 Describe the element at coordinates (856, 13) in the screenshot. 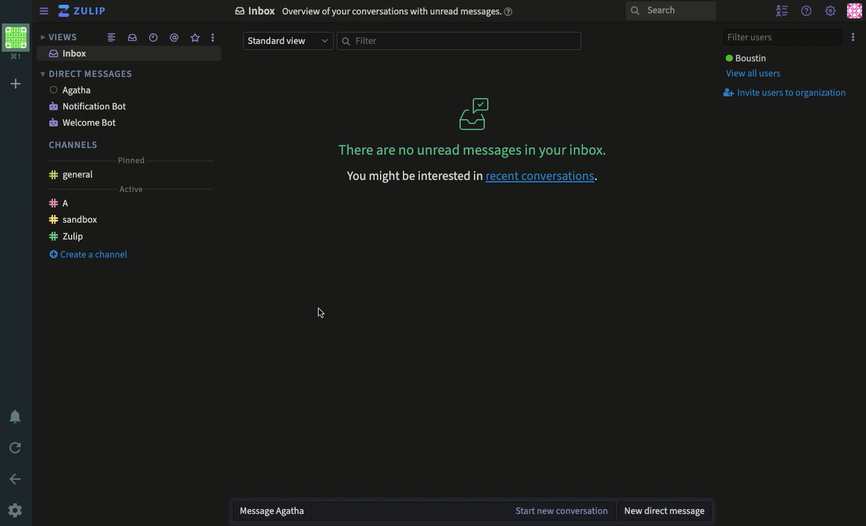

I see `Profile` at that location.